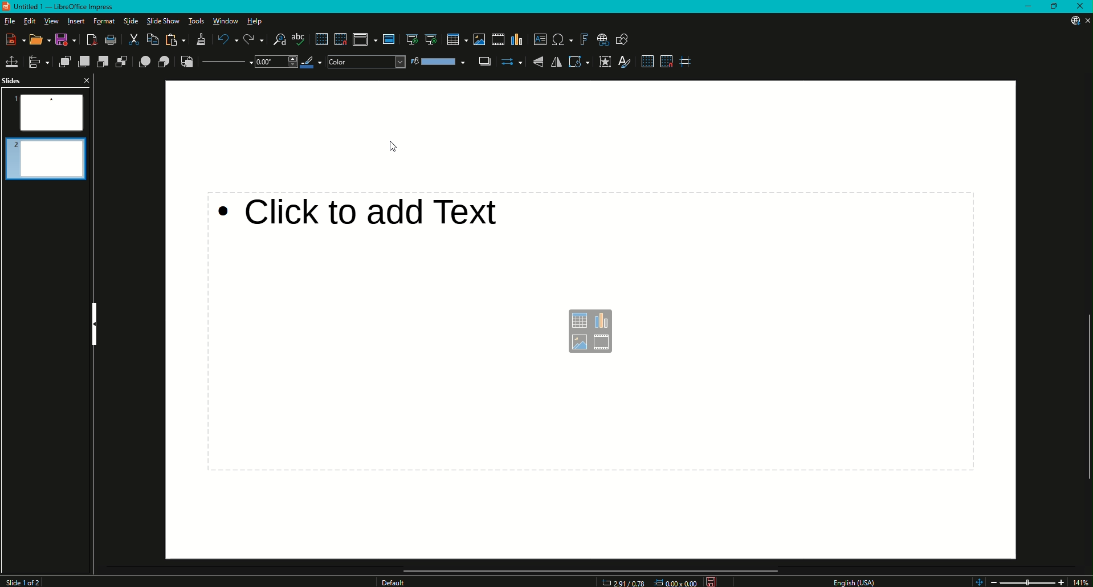  I want to click on , so click(395, 582).